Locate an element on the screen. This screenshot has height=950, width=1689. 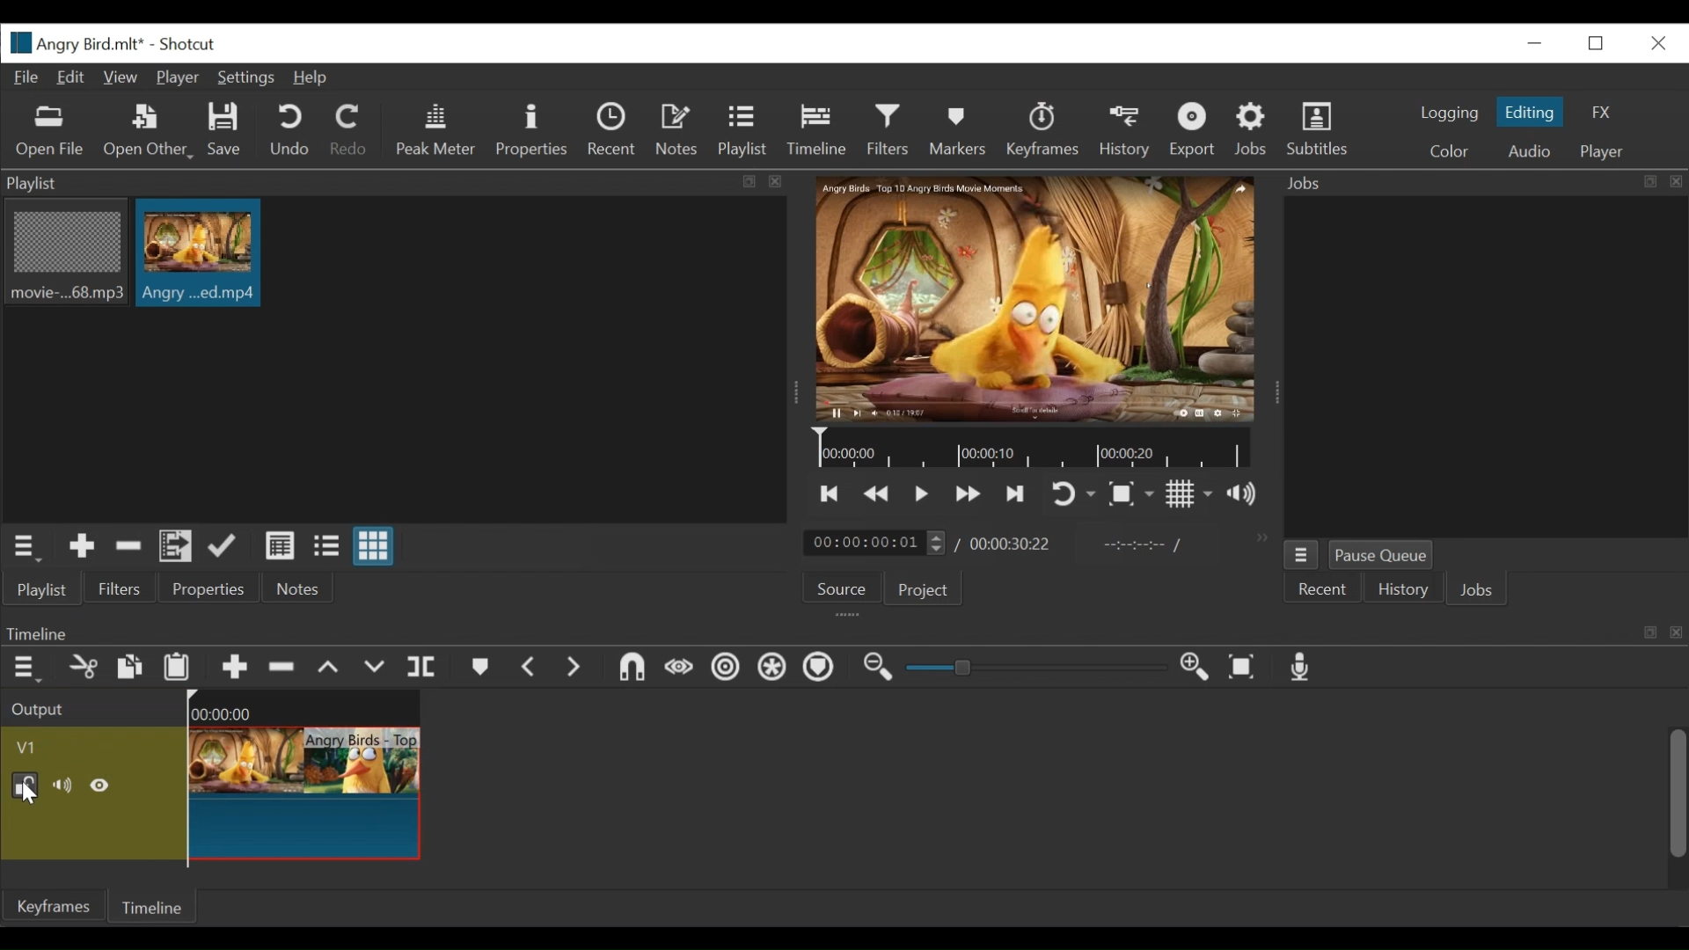
Timeline is located at coordinates (154, 905).